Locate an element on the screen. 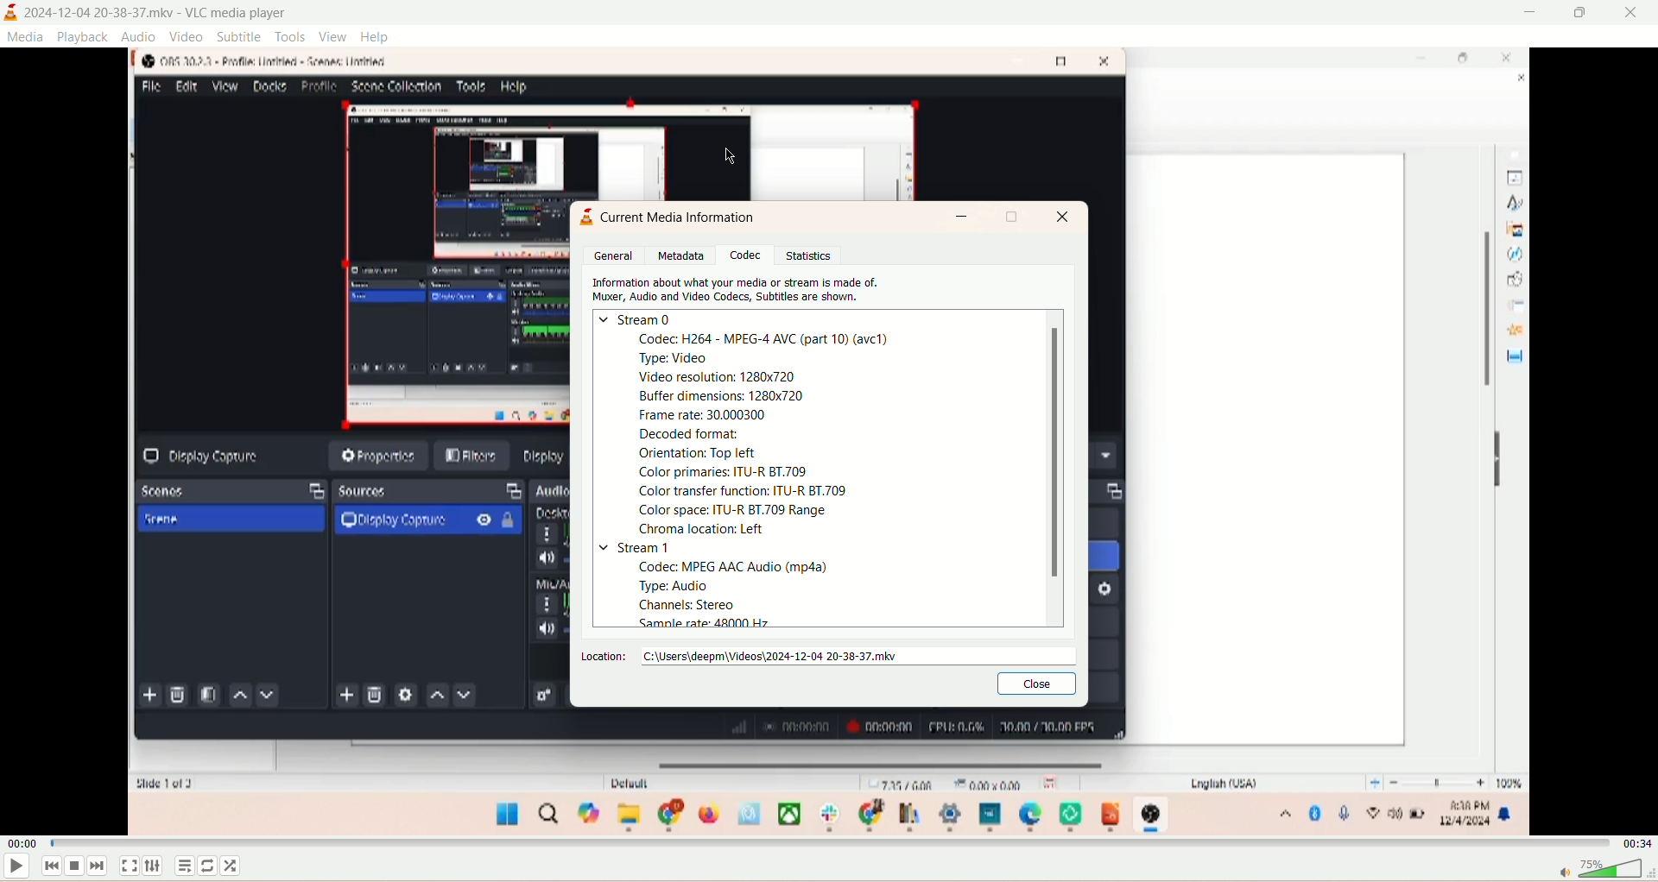 Image resolution: width=1658 pixels, height=882 pixels. view is located at coordinates (335, 36).